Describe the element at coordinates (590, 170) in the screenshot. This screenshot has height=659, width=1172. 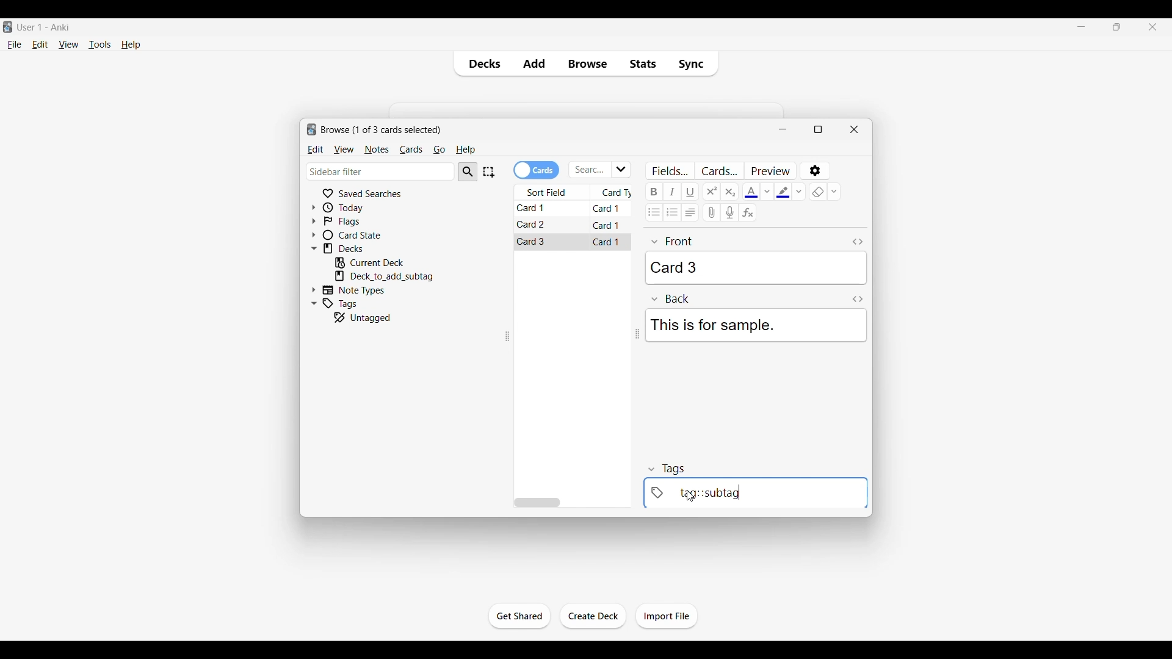
I see `Click to type in search` at that location.